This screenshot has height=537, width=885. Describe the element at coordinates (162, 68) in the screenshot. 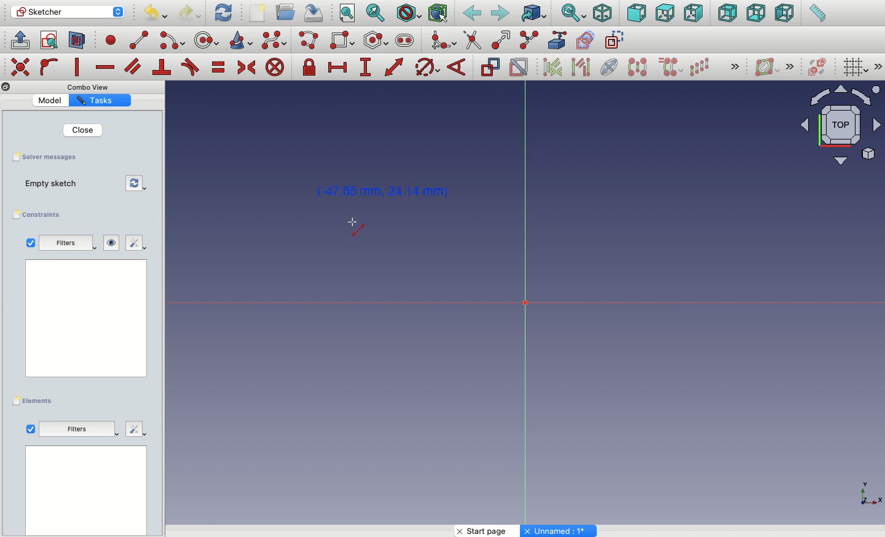

I see `Constrain perpendicular` at that location.